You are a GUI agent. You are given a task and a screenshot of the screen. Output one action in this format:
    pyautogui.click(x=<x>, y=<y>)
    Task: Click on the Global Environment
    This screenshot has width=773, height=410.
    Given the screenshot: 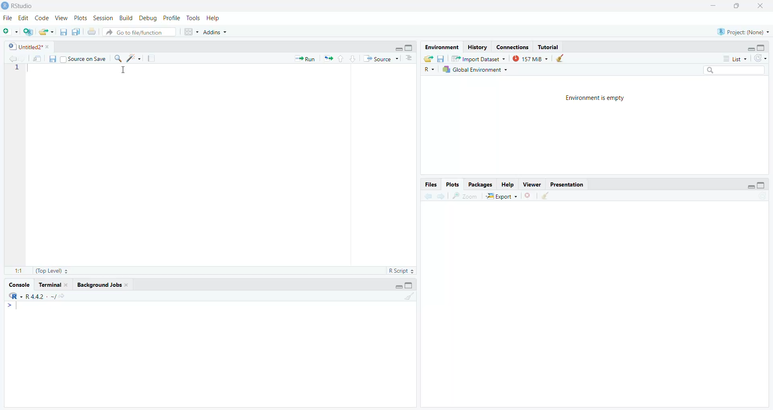 What is the action you would take?
    pyautogui.click(x=475, y=69)
    